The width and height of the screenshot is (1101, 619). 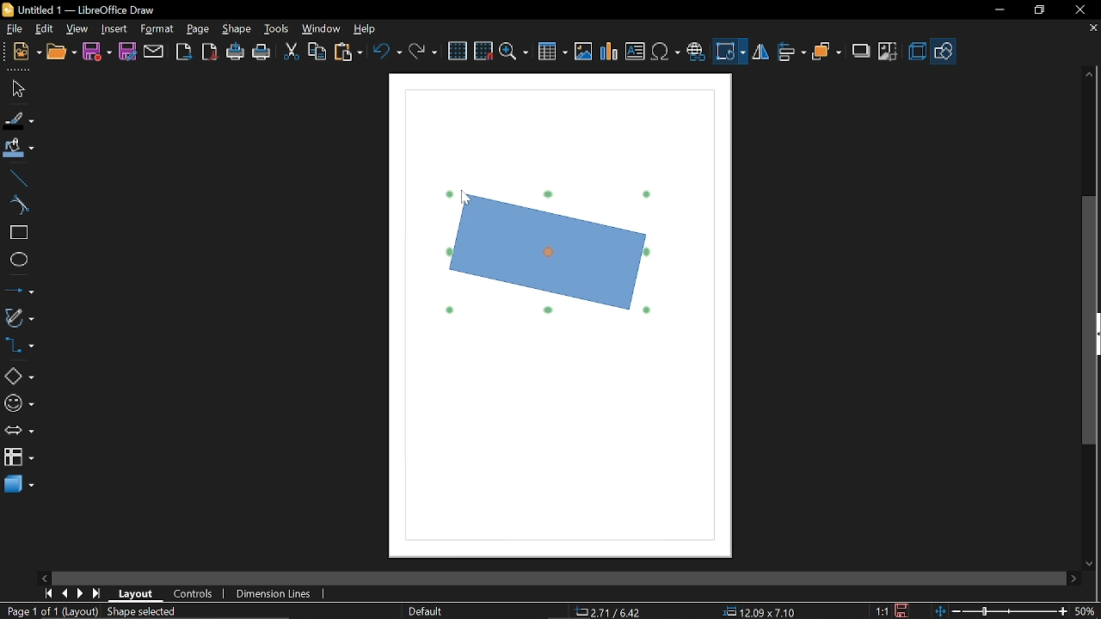 What do you see at coordinates (365, 30) in the screenshot?
I see `help` at bounding box center [365, 30].